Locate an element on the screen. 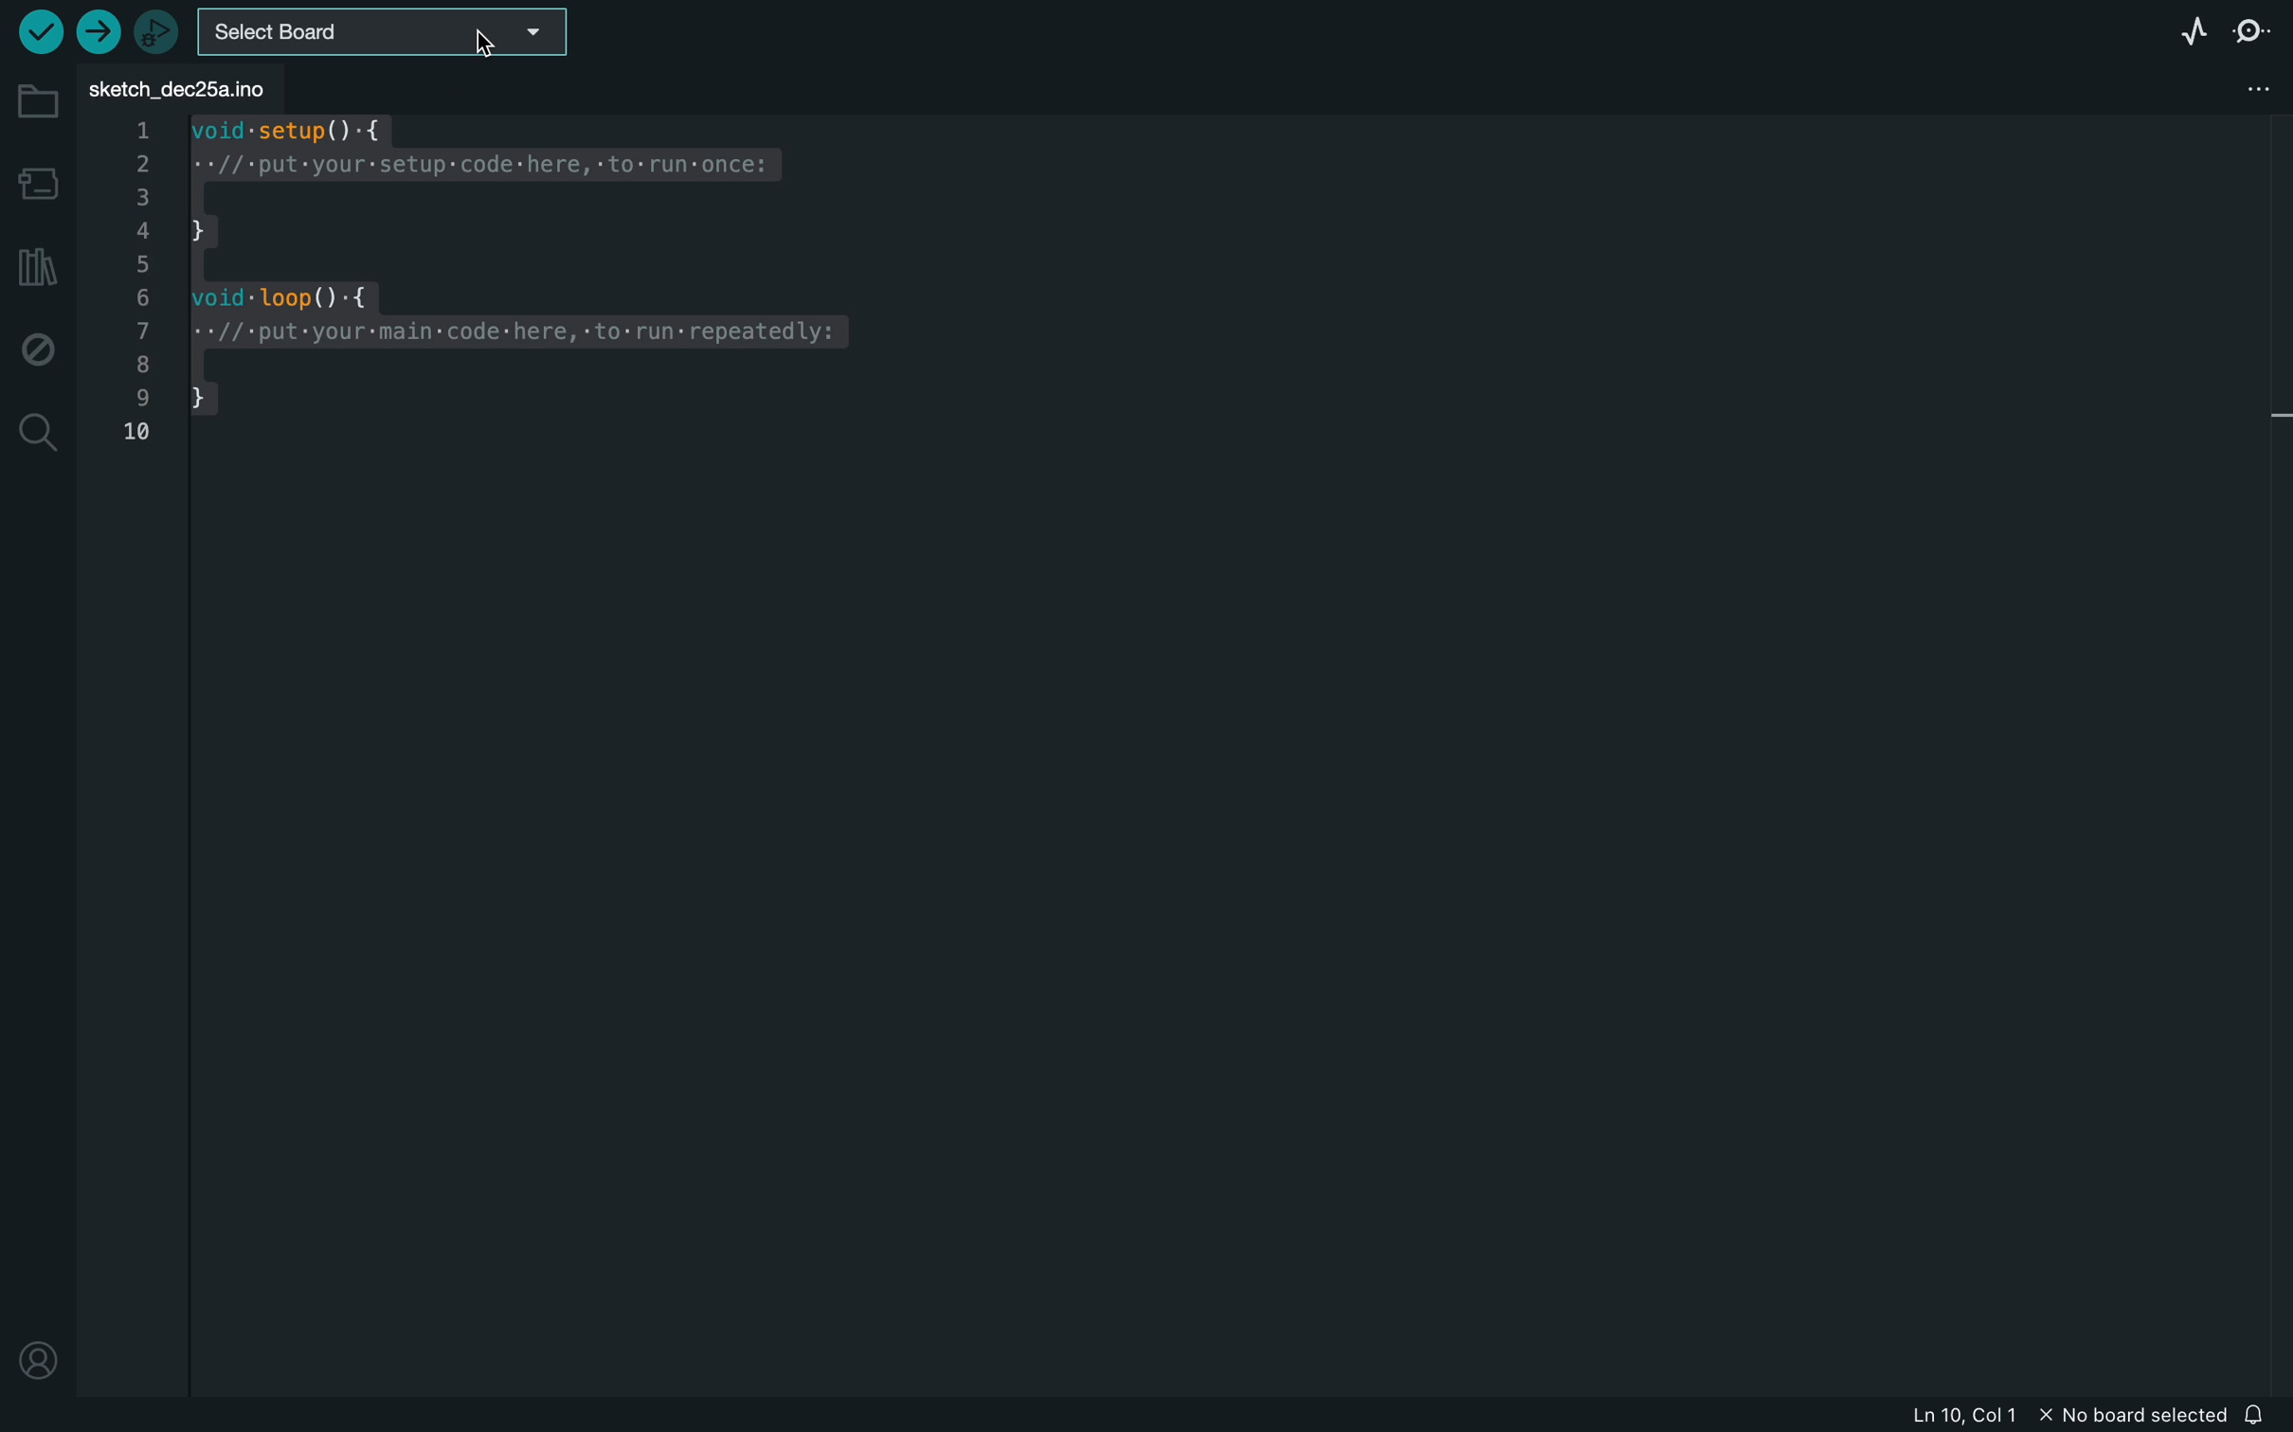 The height and width of the screenshot is (1432, 2293). notification is located at coordinates (2263, 1412).